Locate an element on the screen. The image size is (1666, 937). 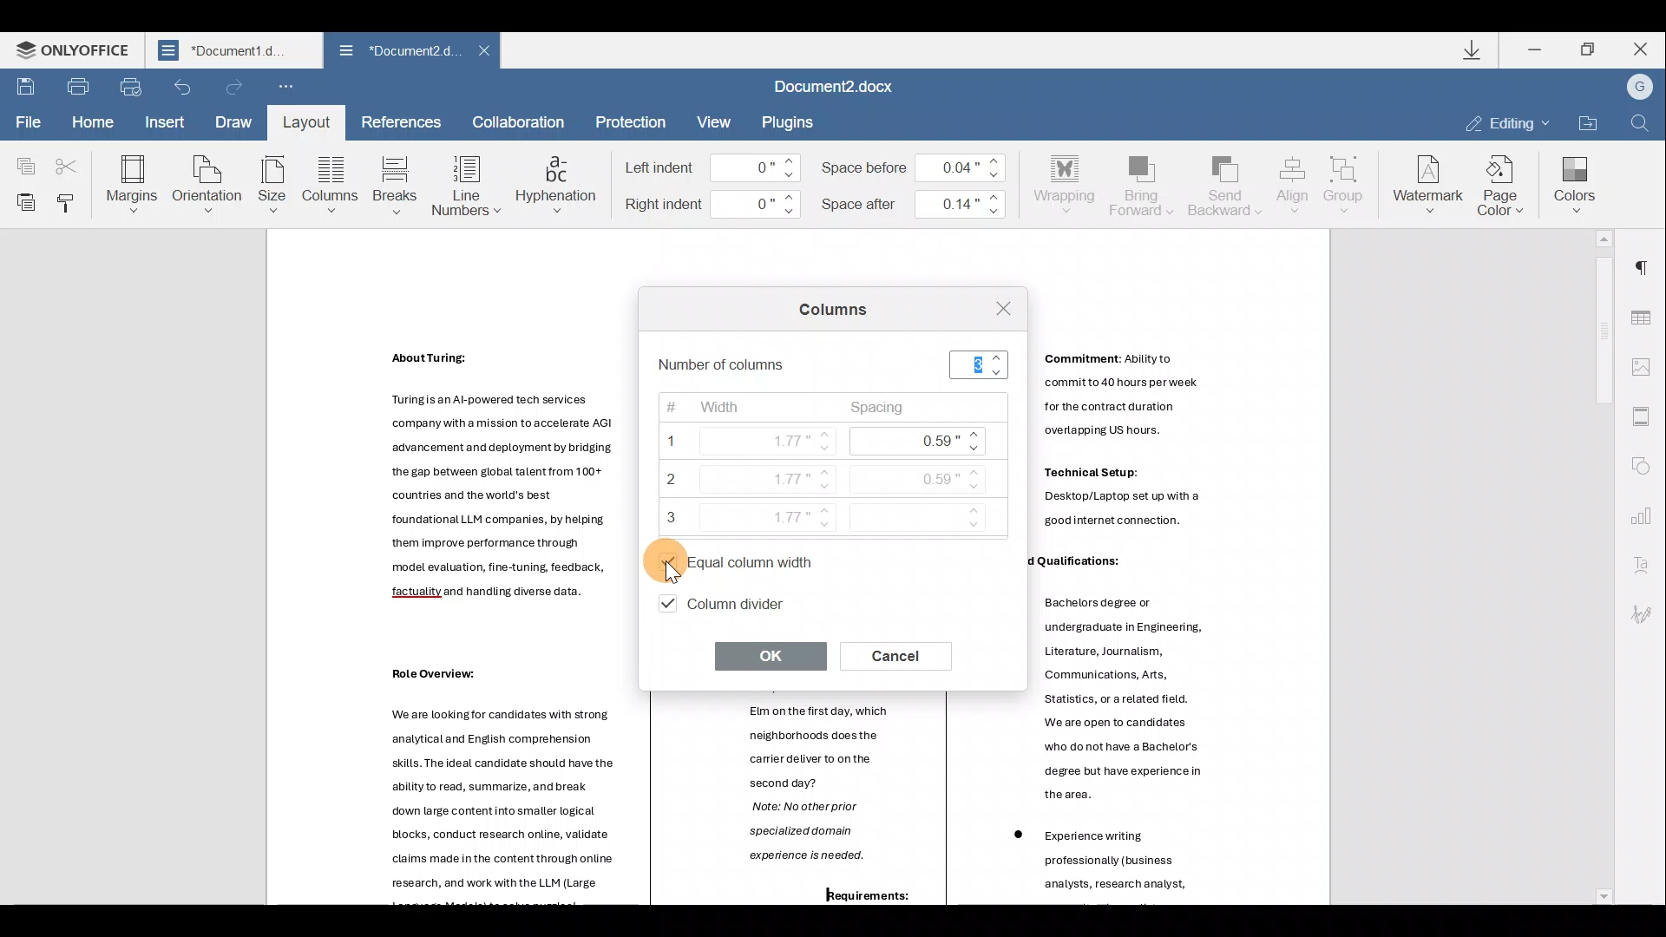
Print file is located at coordinates (76, 86).